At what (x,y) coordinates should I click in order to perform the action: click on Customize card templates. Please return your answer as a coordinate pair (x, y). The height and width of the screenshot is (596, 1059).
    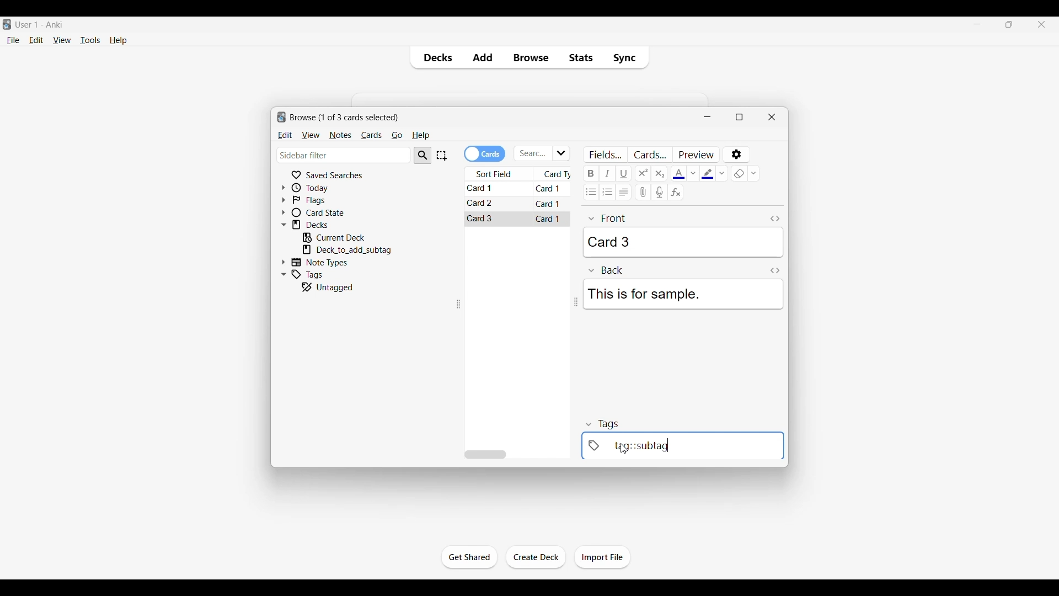
    Looking at the image, I should click on (649, 155).